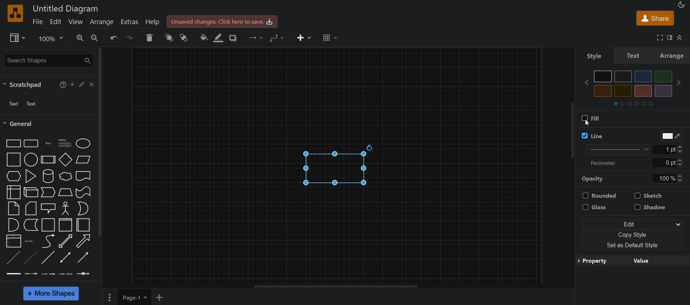 Image resolution: width=690 pixels, height=305 pixels. What do you see at coordinates (13, 143) in the screenshot?
I see `rectangle` at bounding box center [13, 143].